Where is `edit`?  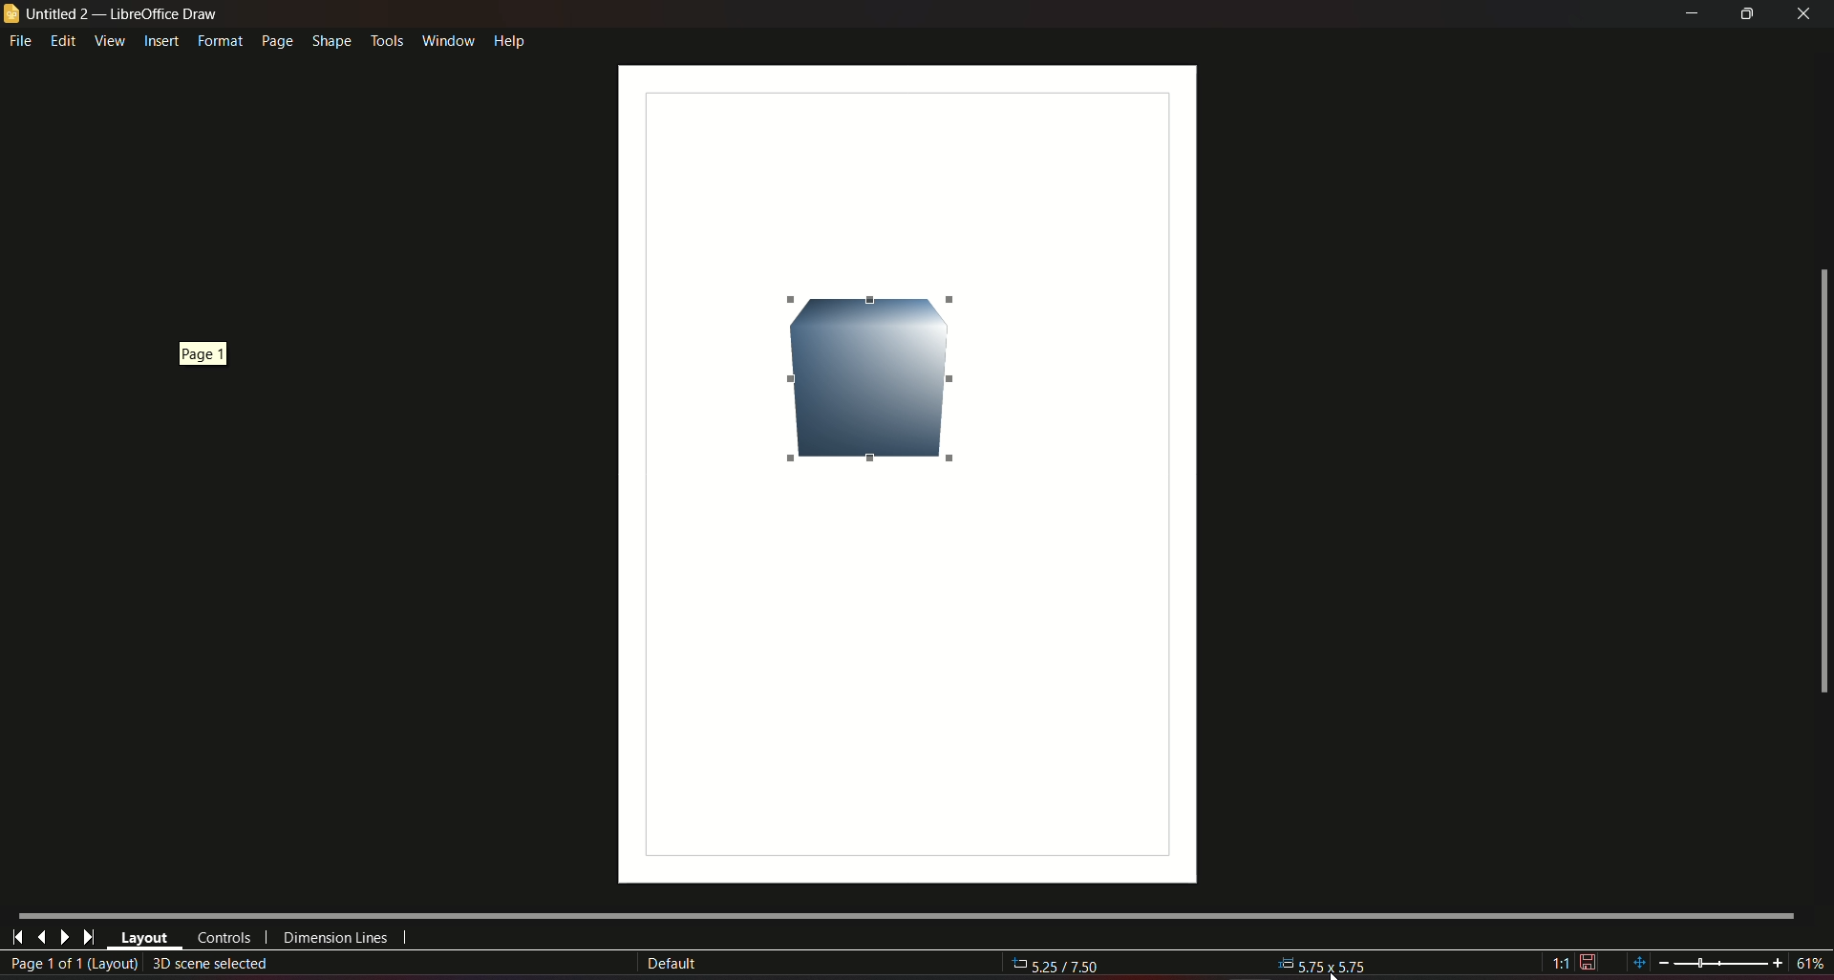
edit is located at coordinates (64, 40).